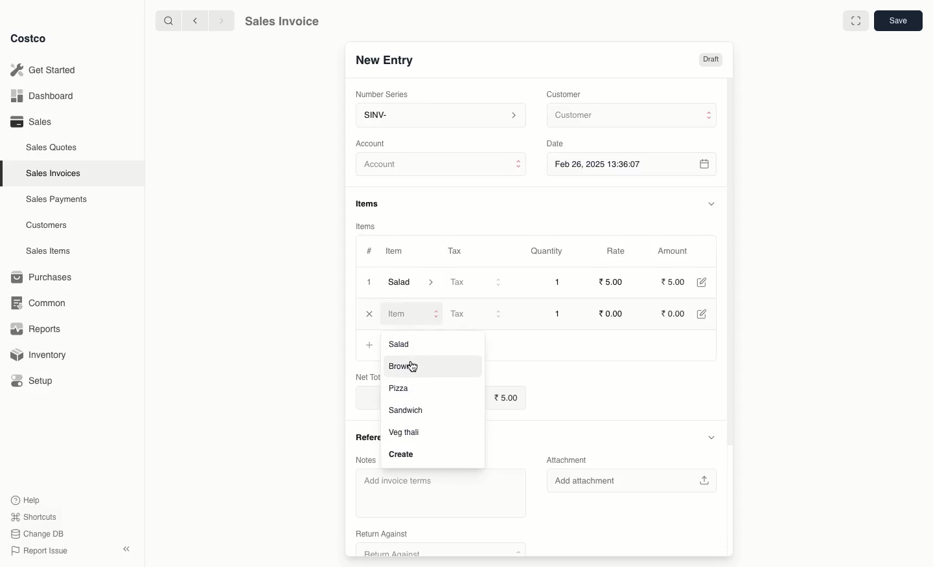 Image resolution: width=933 pixels, height=567 pixels. What do you see at coordinates (566, 93) in the screenshot?
I see `Customer` at bounding box center [566, 93].